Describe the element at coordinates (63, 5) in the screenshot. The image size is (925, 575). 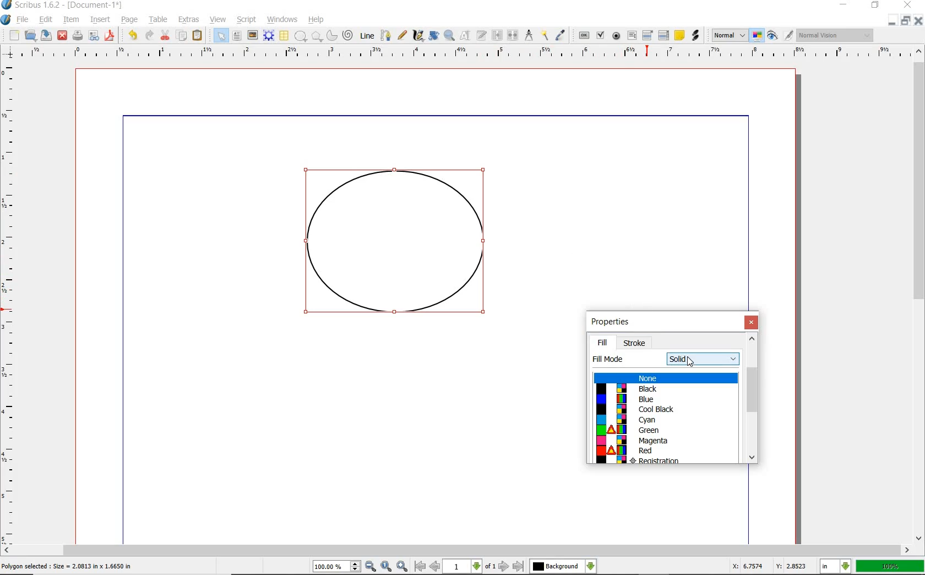
I see `SYSTEM NAME` at that location.